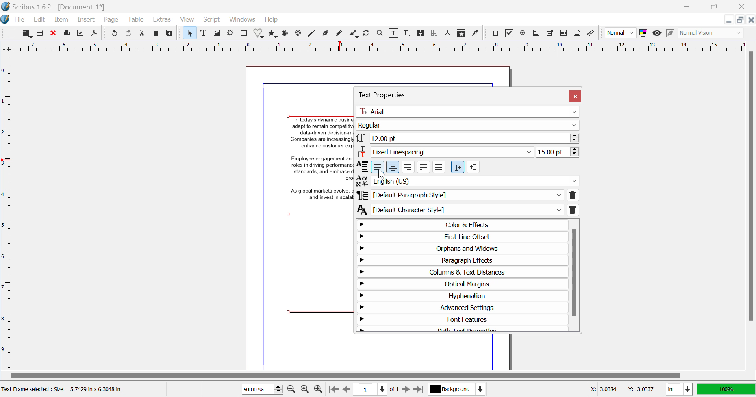 This screenshot has height=397, width=756. What do you see at coordinates (61, 20) in the screenshot?
I see `Item` at bounding box center [61, 20].